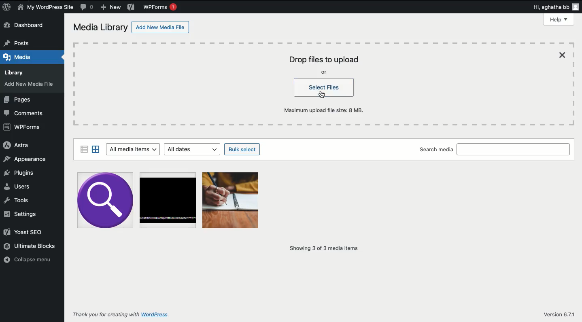 Image resolution: width=582 pixels, height=322 pixels. Describe the element at coordinates (104, 201) in the screenshot. I see `image 1` at that location.